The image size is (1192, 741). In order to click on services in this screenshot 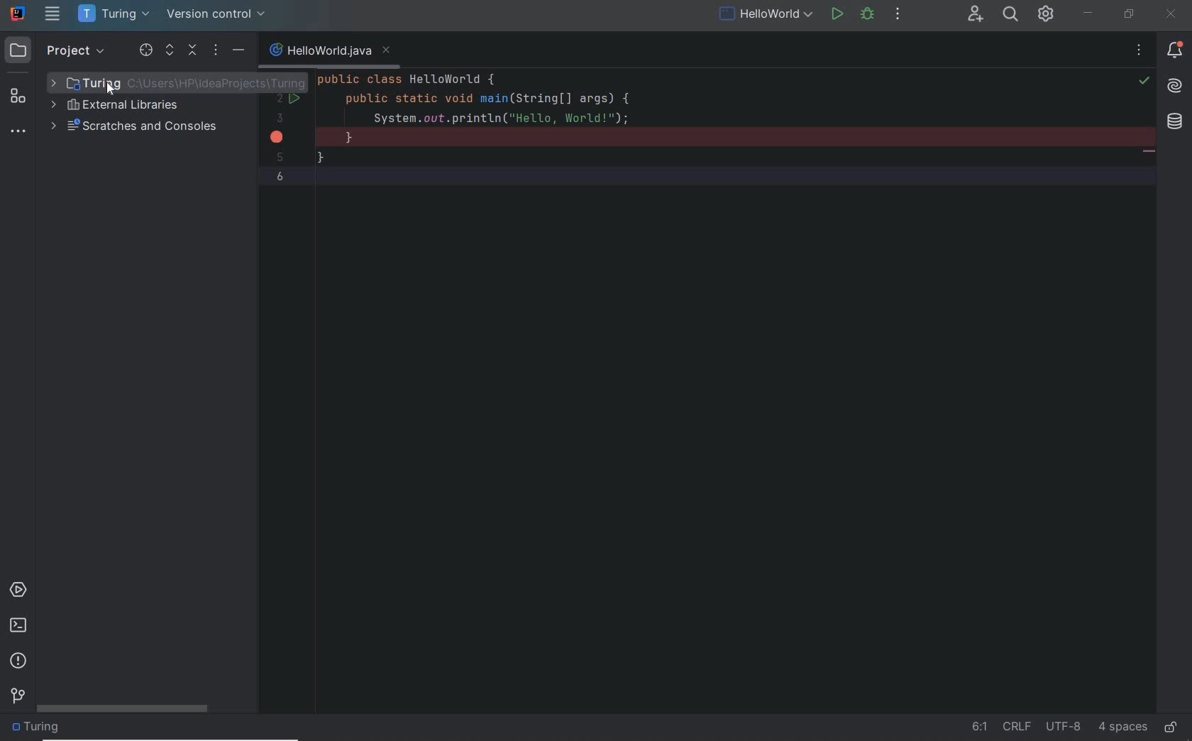, I will do `click(17, 590)`.